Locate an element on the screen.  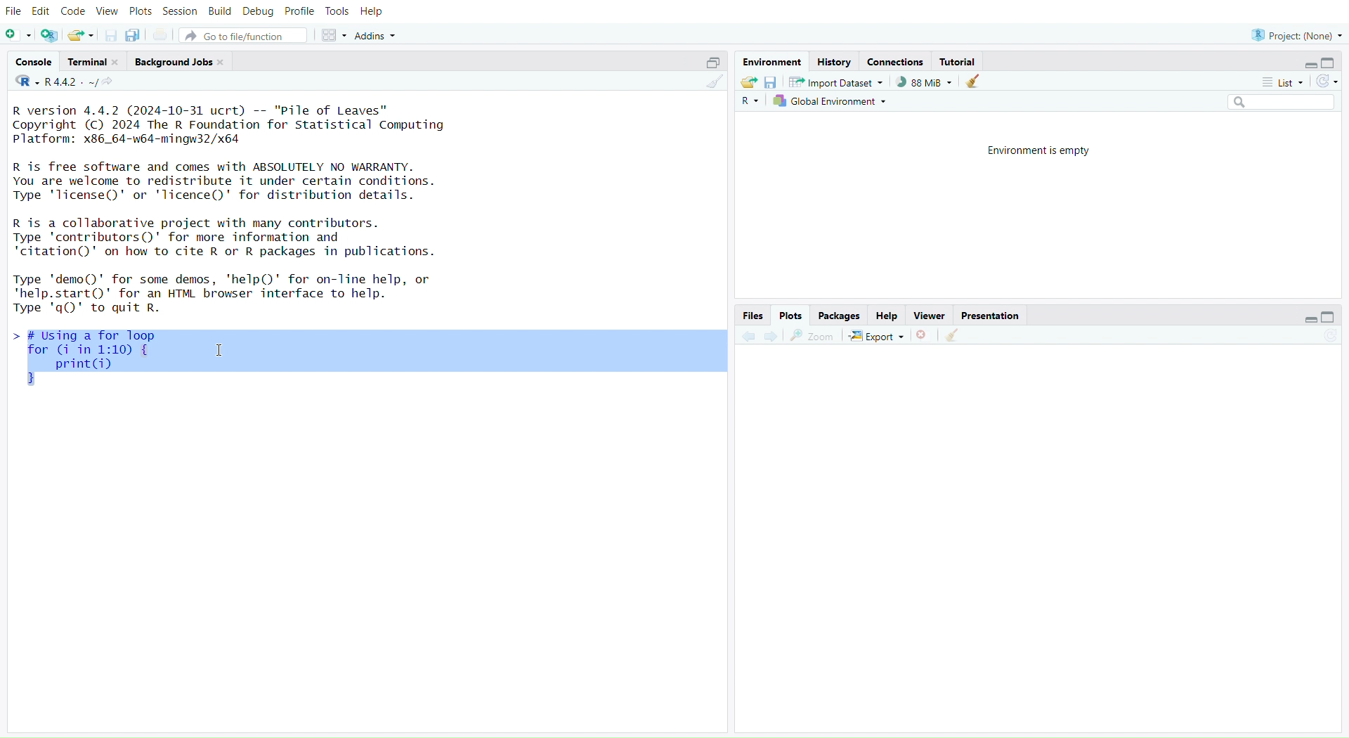
project (None) is located at coordinates (1296, 35).